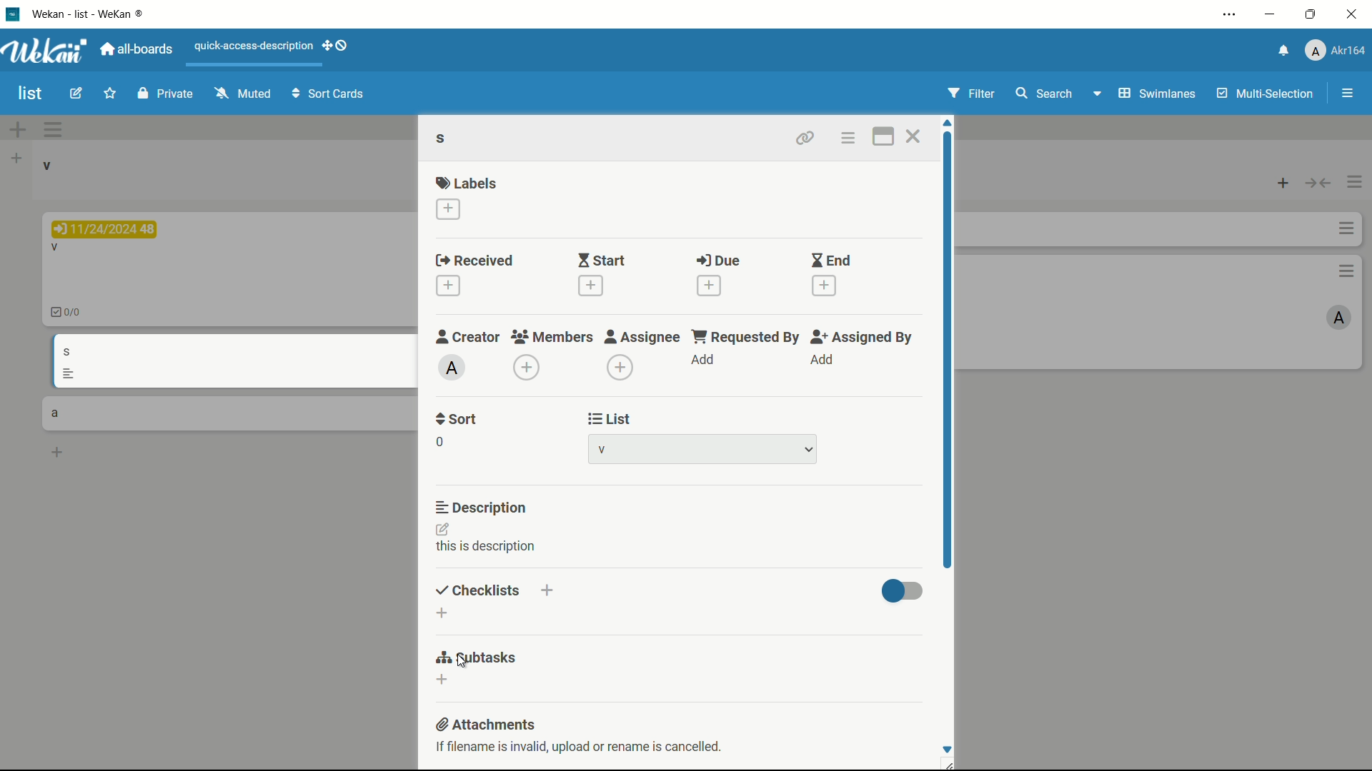 This screenshot has height=771, width=1372. I want to click on list, so click(607, 418).